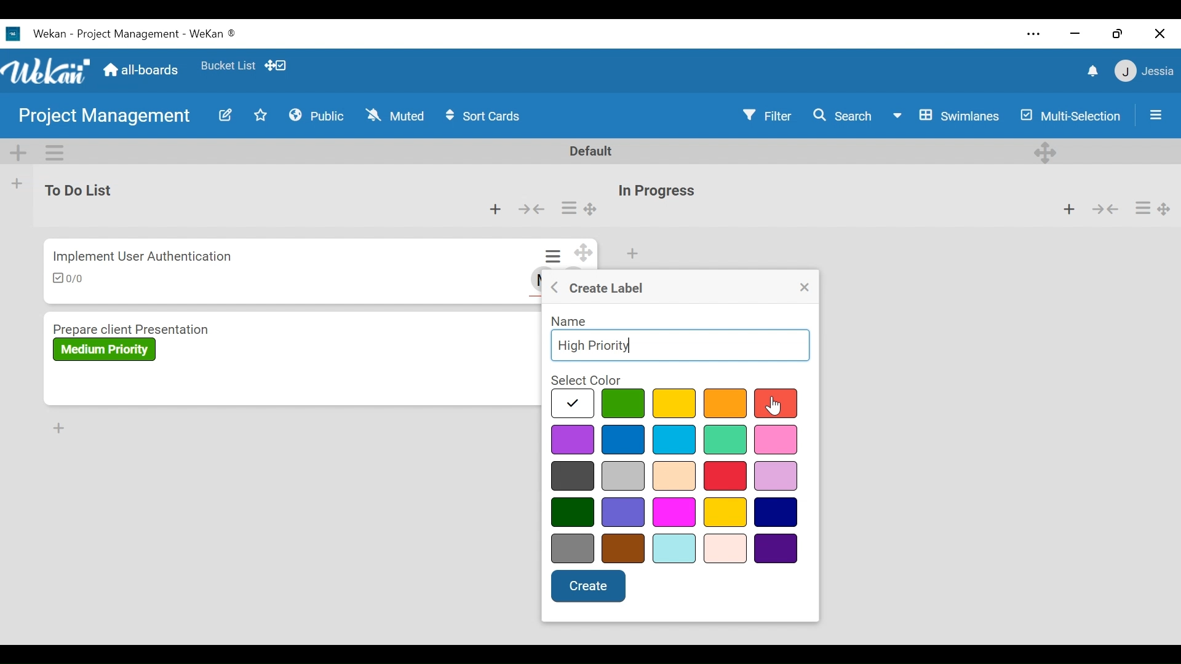 Image resolution: width=1181 pixels, height=664 pixels. What do you see at coordinates (277, 65) in the screenshot?
I see `Show desktop drag handles` at bounding box center [277, 65].